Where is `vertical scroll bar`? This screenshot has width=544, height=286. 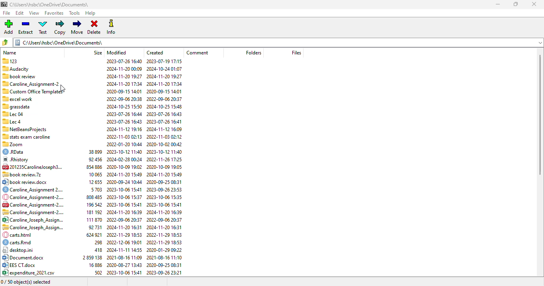 vertical scroll bar is located at coordinates (540, 114).